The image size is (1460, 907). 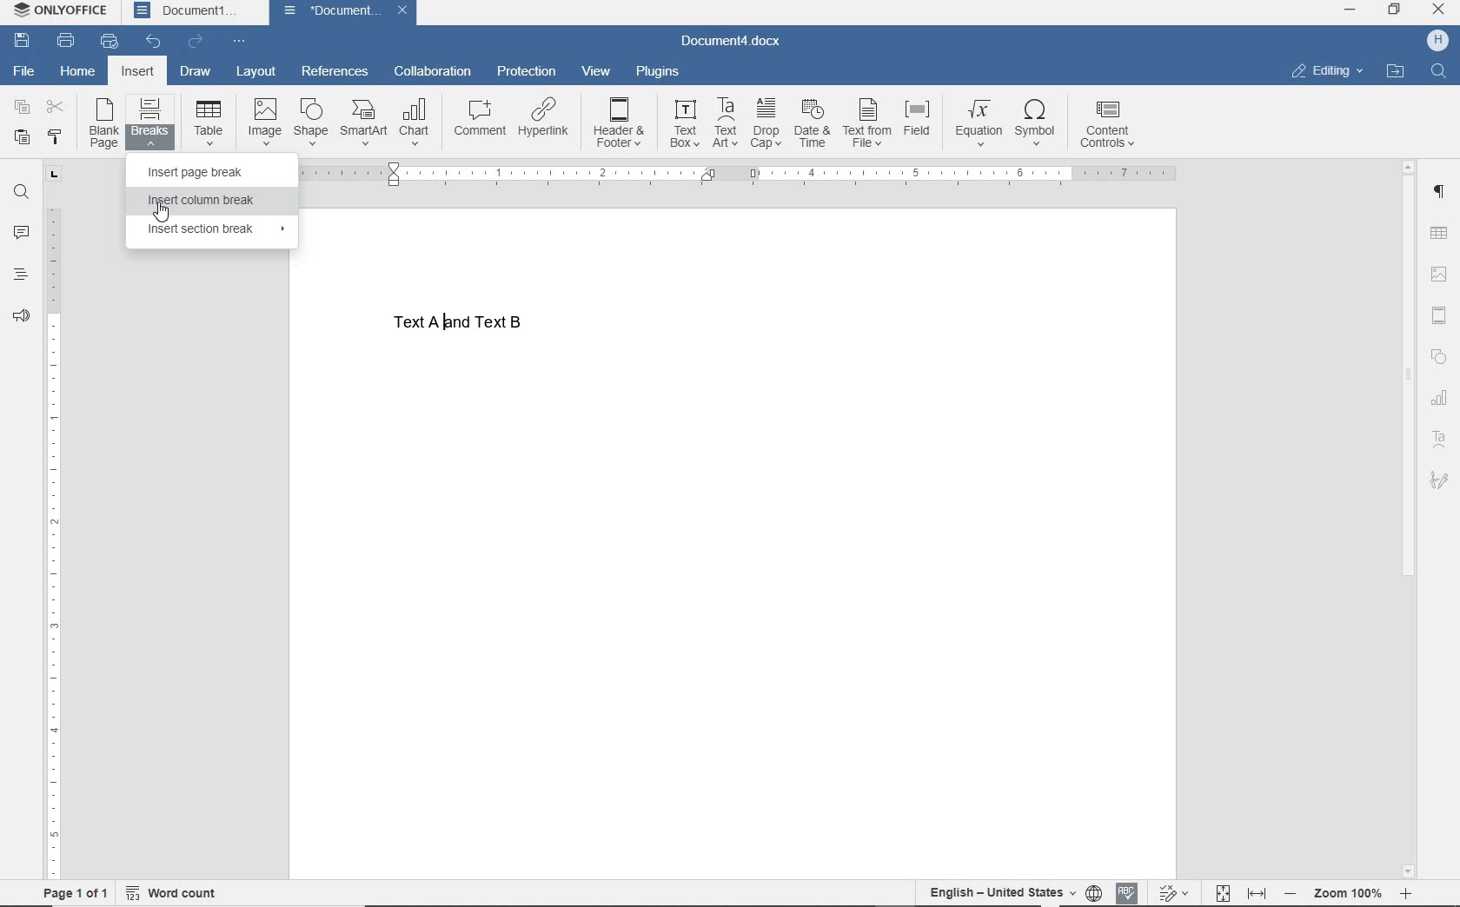 What do you see at coordinates (53, 175) in the screenshot?
I see `TAB STOP` at bounding box center [53, 175].